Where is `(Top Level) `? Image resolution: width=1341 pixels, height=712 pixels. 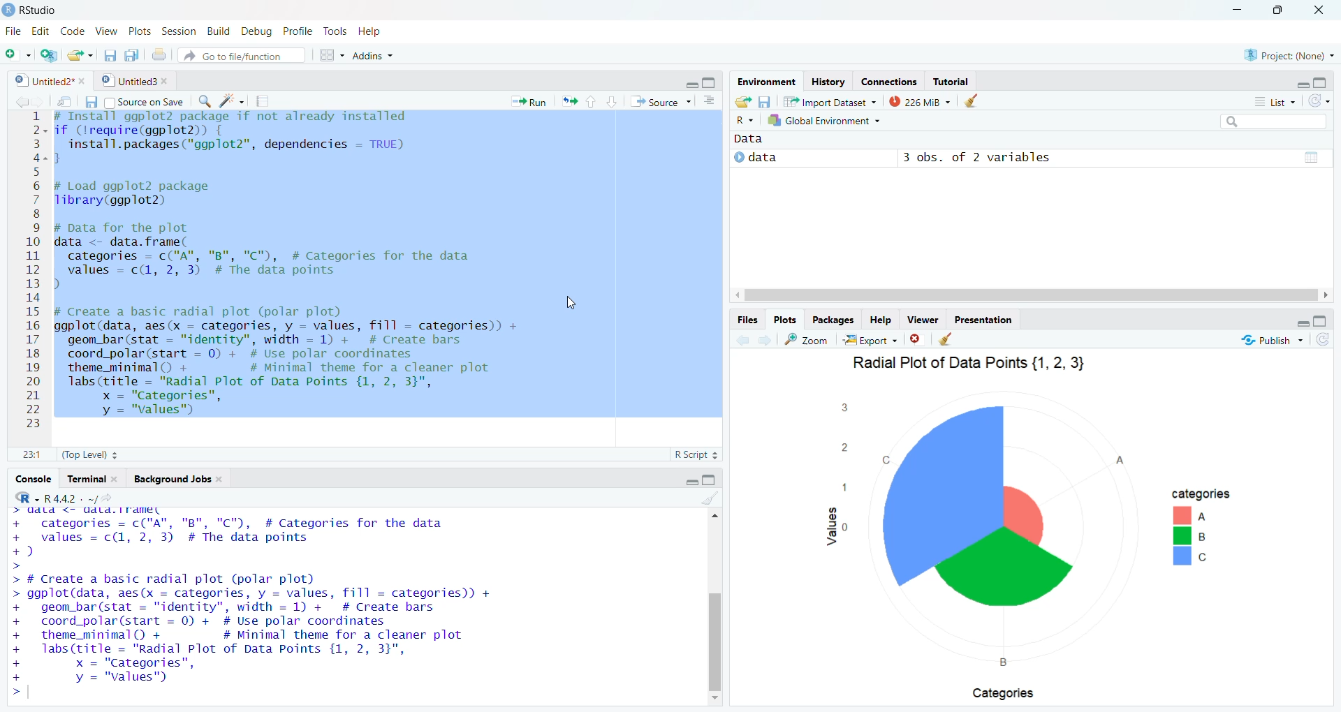 (Top Level)  is located at coordinates (91, 454).